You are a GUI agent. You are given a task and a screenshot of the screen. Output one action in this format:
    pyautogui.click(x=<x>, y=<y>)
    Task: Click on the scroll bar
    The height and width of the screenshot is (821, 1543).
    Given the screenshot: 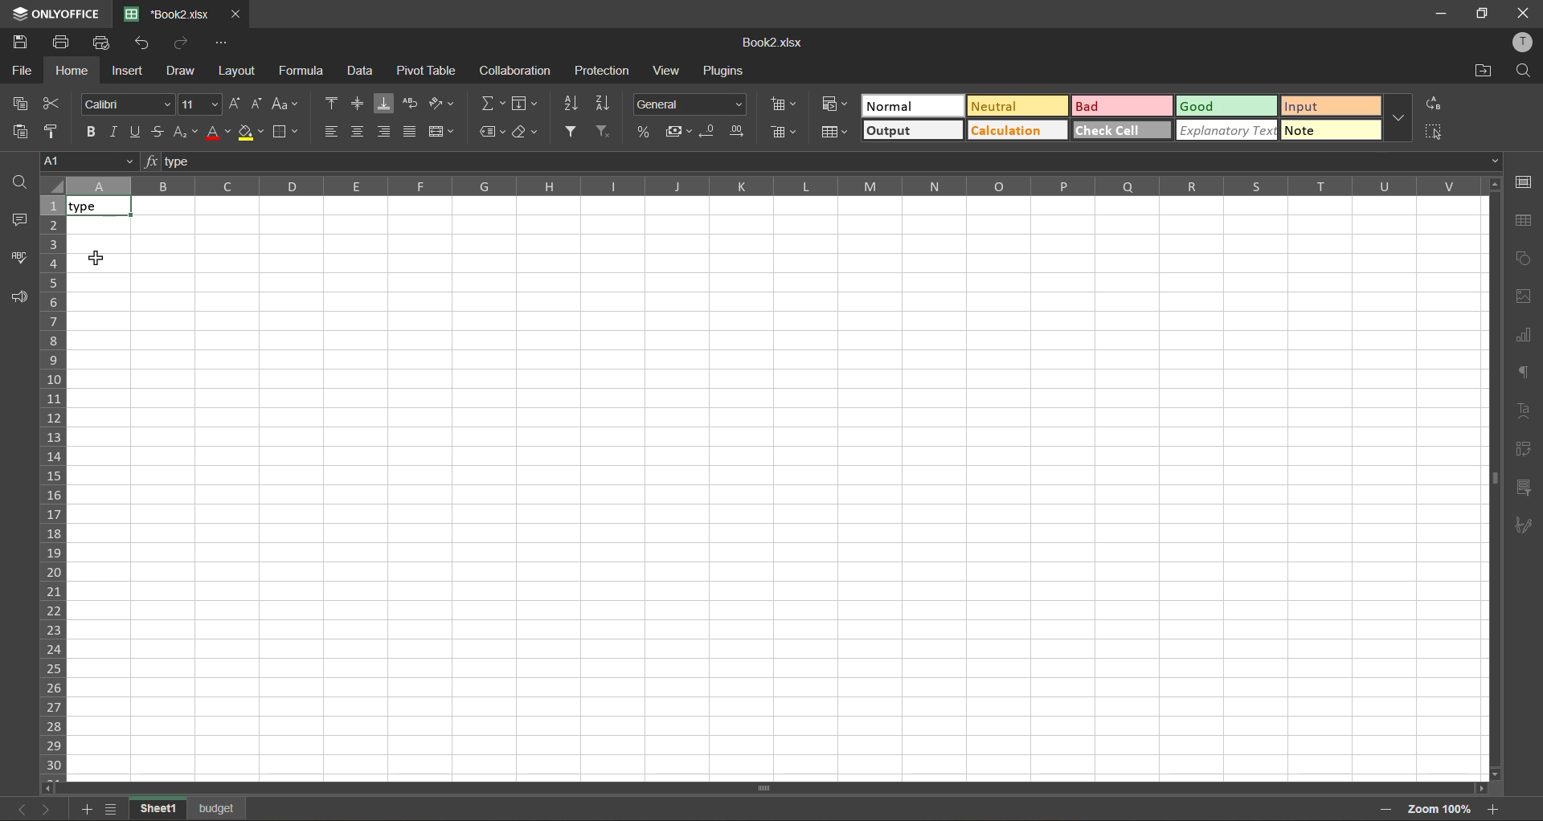 What is the action you would take?
    pyautogui.click(x=698, y=790)
    